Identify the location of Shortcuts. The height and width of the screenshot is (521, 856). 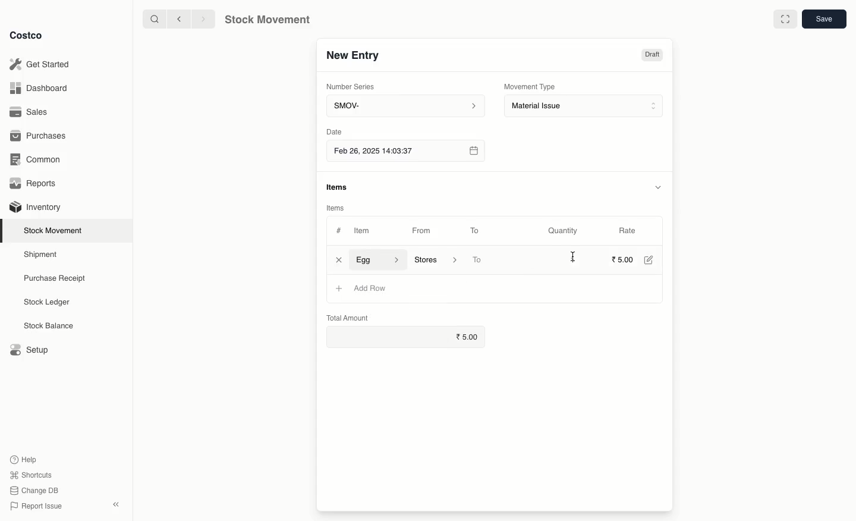
(31, 473).